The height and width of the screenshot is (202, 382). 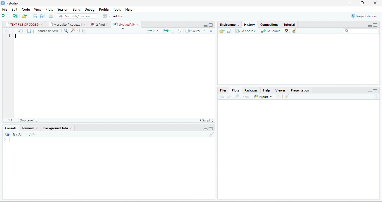 What do you see at coordinates (117, 10) in the screenshot?
I see `Tools` at bounding box center [117, 10].